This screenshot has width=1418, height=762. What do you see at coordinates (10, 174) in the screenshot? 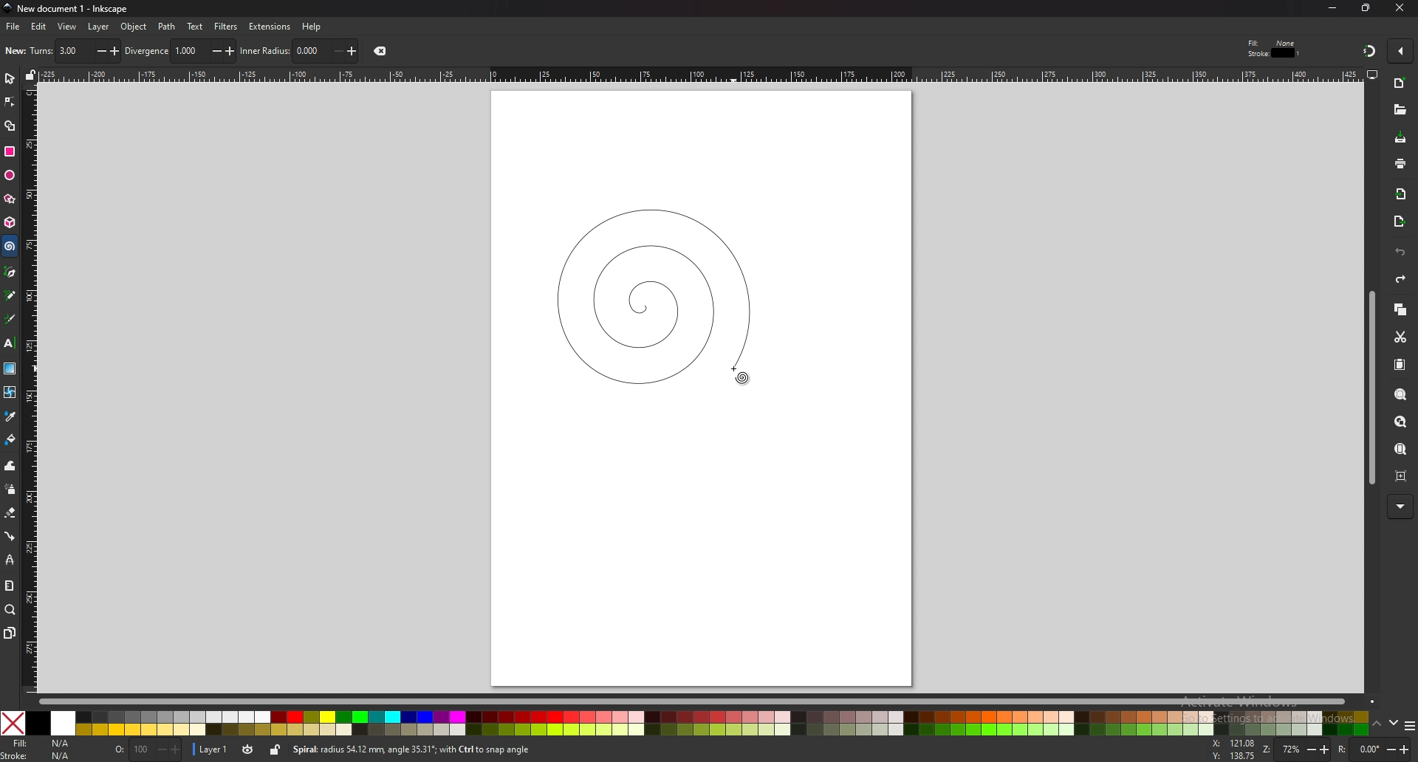
I see `ellipse` at bounding box center [10, 174].